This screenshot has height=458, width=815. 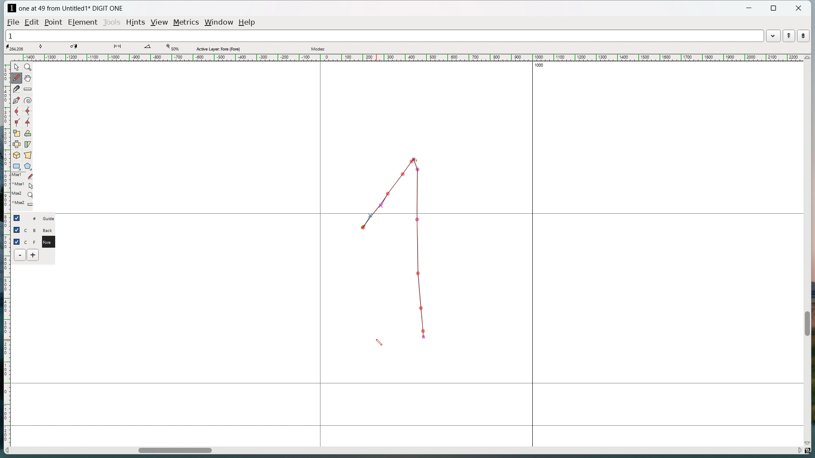 What do you see at coordinates (17, 78) in the screenshot?
I see `draw freehand curve ` at bounding box center [17, 78].